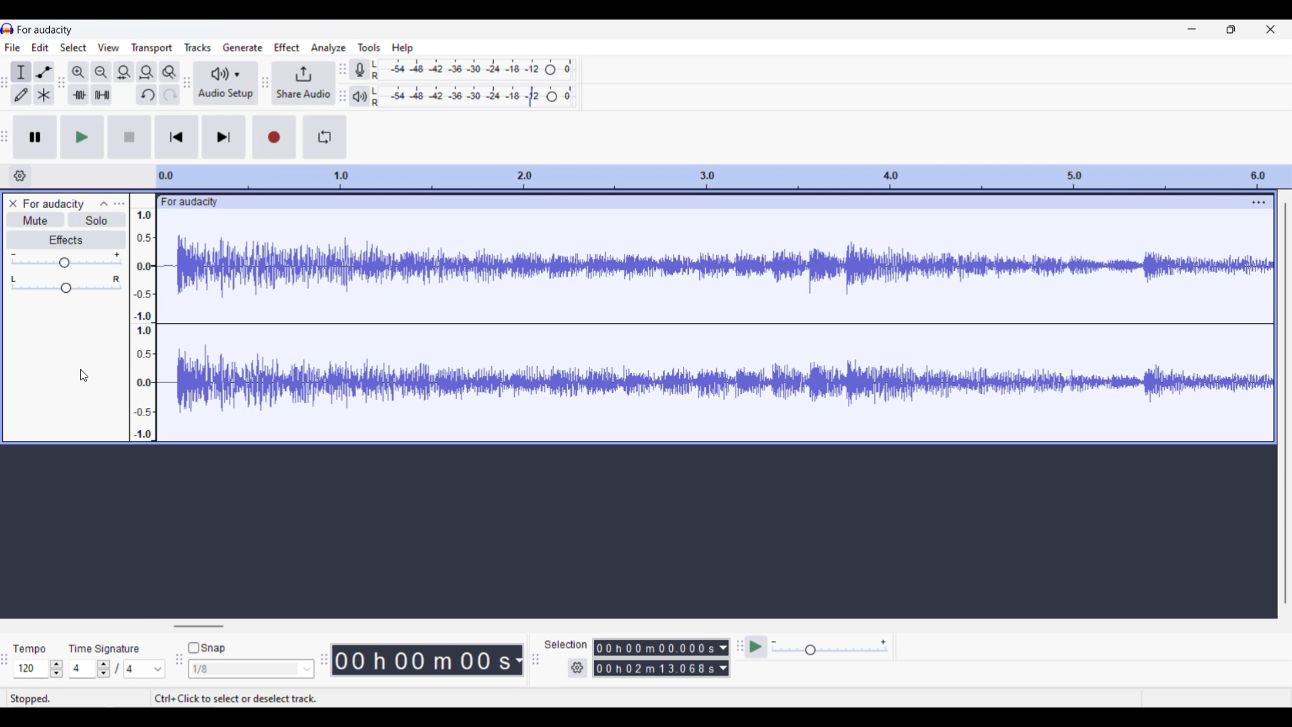  What do you see at coordinates (105, 203) in the screenshot?
I see `Collpase` at bounding box center [105, 203].